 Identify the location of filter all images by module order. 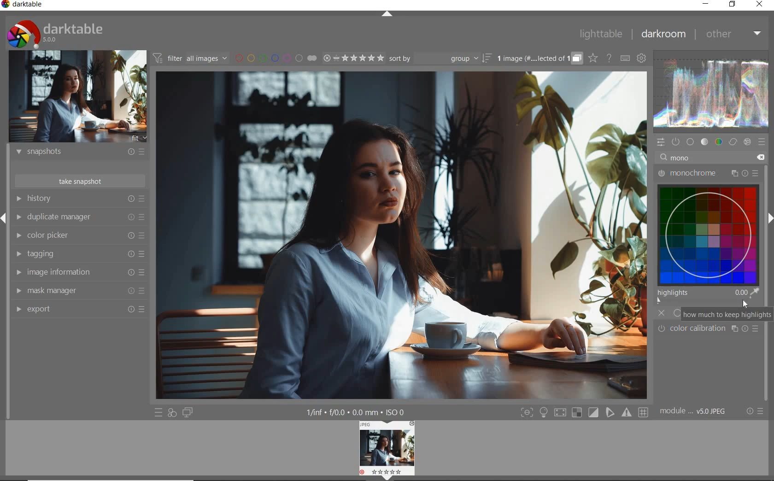
(189, 59).